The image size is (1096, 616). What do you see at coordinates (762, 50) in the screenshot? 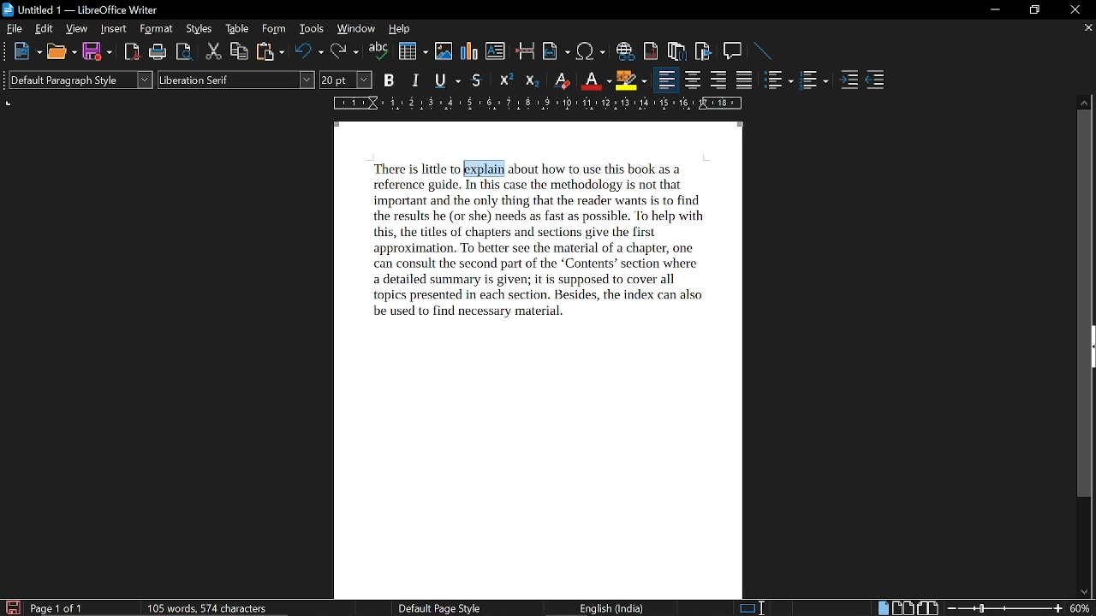
I see `line` at bounding box center [762, 50].